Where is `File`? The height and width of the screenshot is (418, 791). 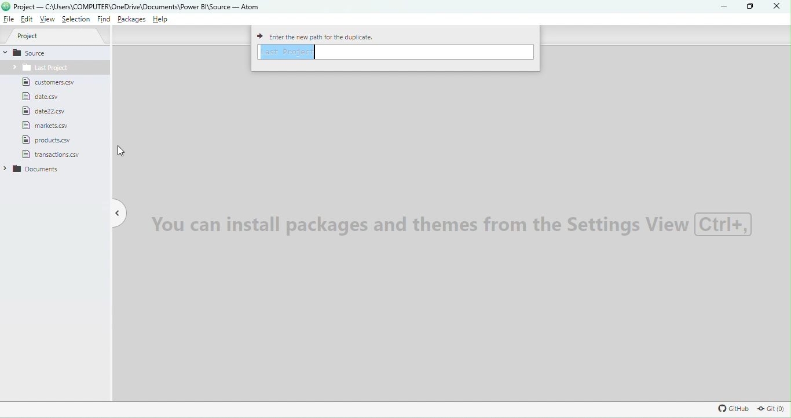
File is located at coordinates (55, 155).